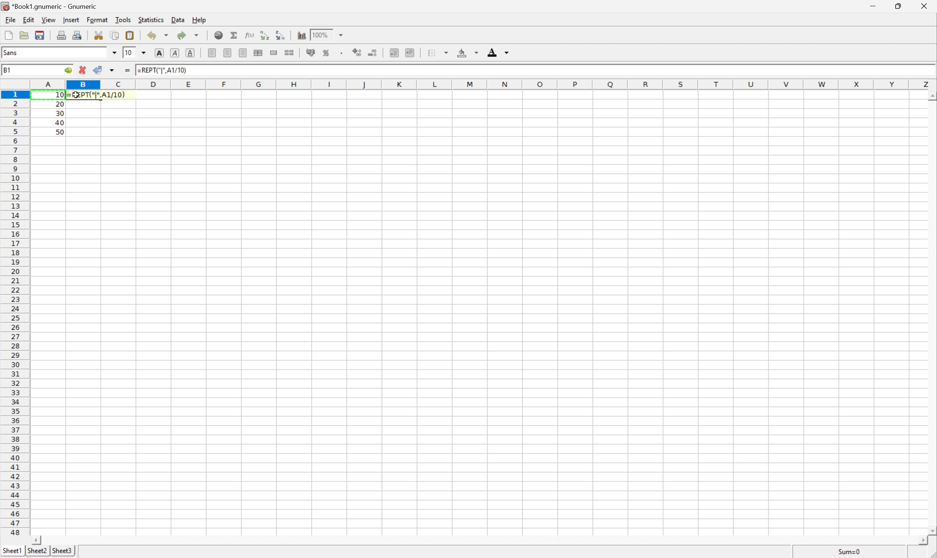 The width and height of the screenshot is (937, 558). What do you see at coordinates (67, 71) in the screenshot?
I see `Go To` at bounding box center [67, 71].